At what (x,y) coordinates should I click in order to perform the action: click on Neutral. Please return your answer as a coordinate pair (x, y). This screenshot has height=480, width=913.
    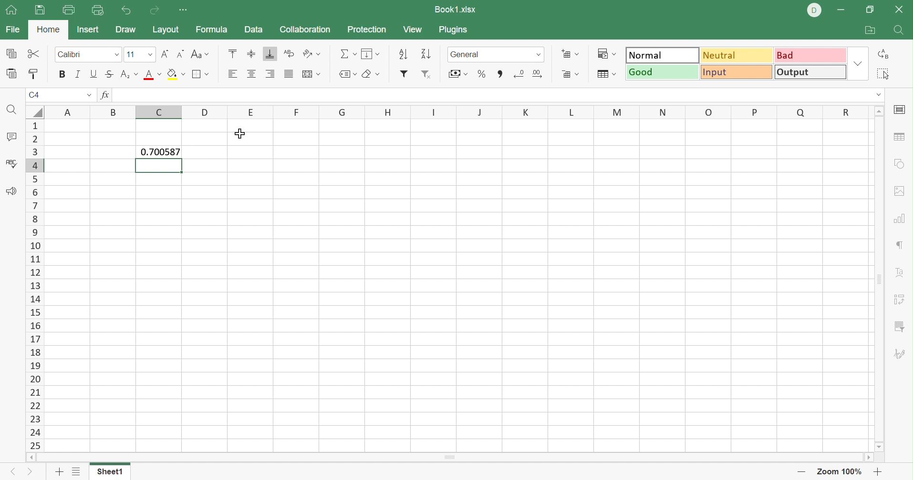
    Looking at the image, I should click on (737, 55).